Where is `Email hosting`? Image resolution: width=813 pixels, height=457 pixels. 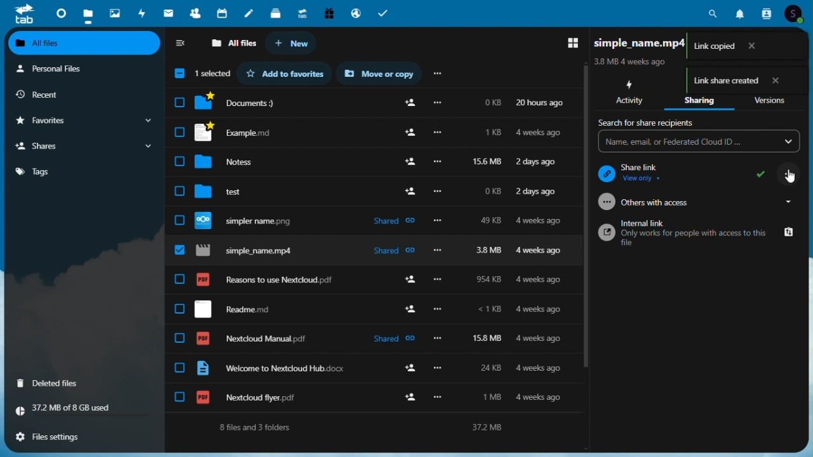
Email hosting is located at coordinates (355, 13).